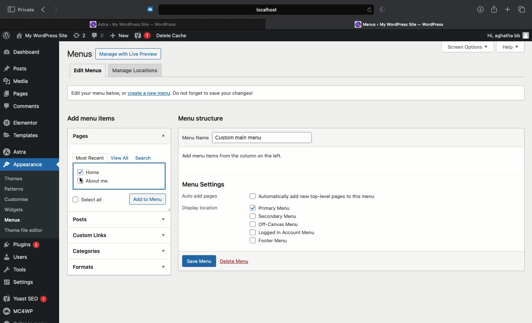 The width and height of the screenshot is (532, 323). I want to click on Menu name, so click(195, 137).